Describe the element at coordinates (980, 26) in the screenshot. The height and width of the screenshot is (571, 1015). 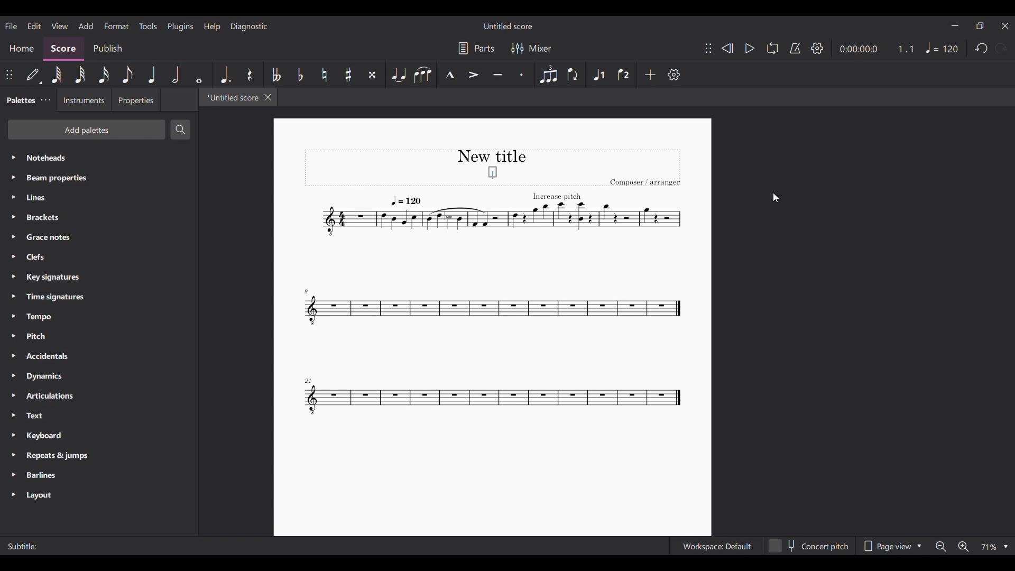
I see `Show in smaller tab` at that location.